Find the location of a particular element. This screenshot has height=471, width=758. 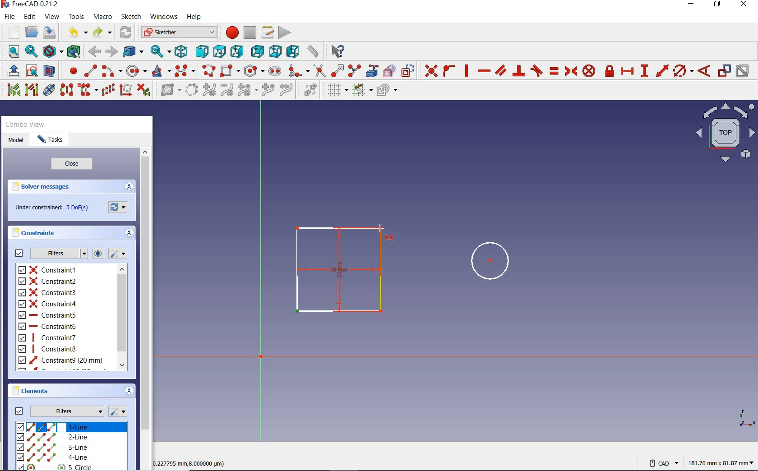

fit selection is located at coordinates (31, 52).